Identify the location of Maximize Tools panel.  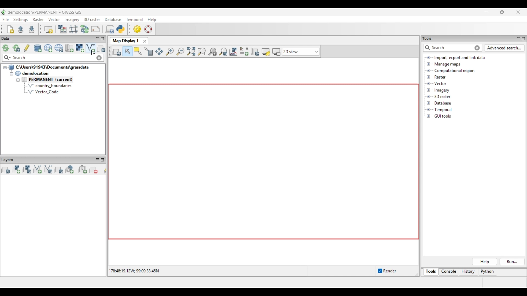
(523, 39).